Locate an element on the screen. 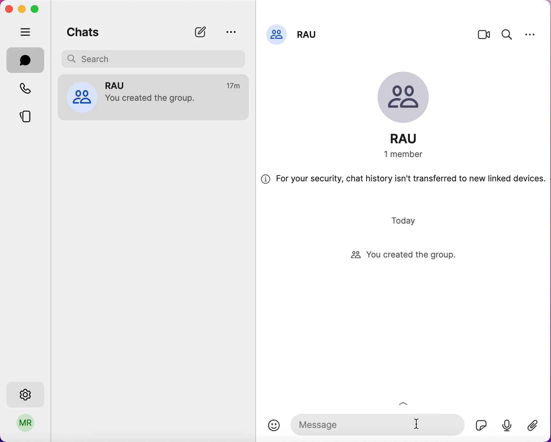 The image size is (551, 442). group name is located at coordinates (309, 33).